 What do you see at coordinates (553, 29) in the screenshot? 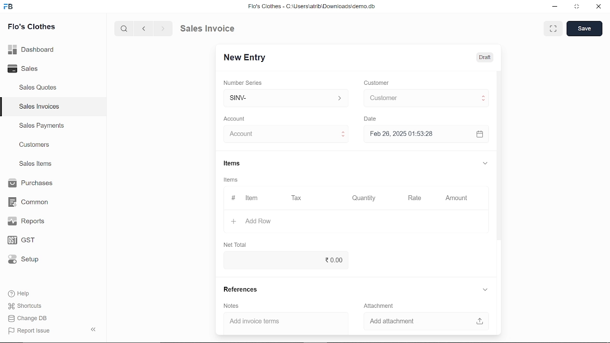
I see `full screen` at bounding box center [553, 29].